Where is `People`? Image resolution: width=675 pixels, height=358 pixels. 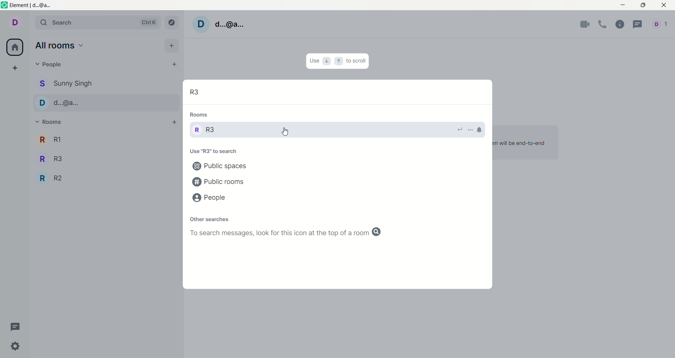 People is located at coordinates (58, 104).